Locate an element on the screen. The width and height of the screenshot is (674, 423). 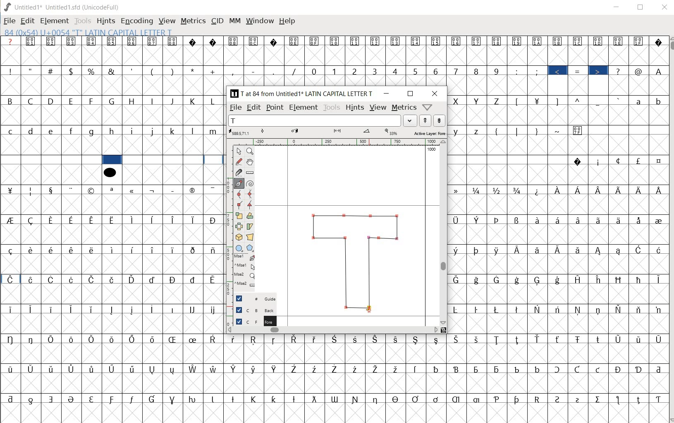
? is located at coordinates (12, 41).